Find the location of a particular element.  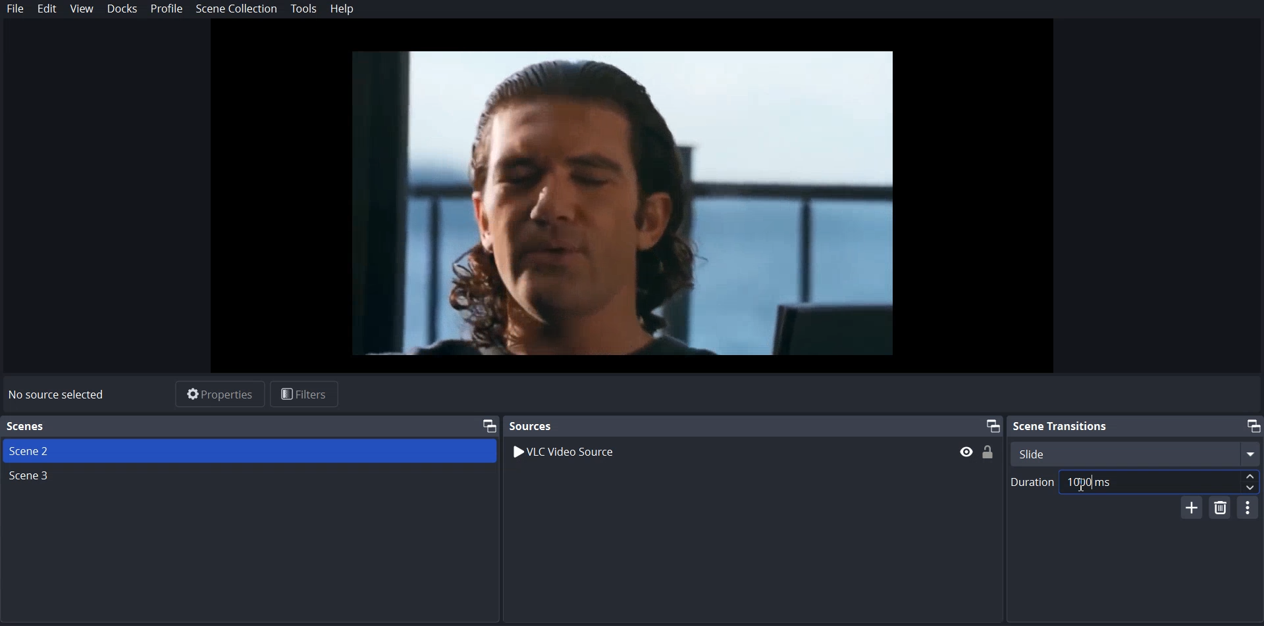

Scene is located at coordinates (249, 450).